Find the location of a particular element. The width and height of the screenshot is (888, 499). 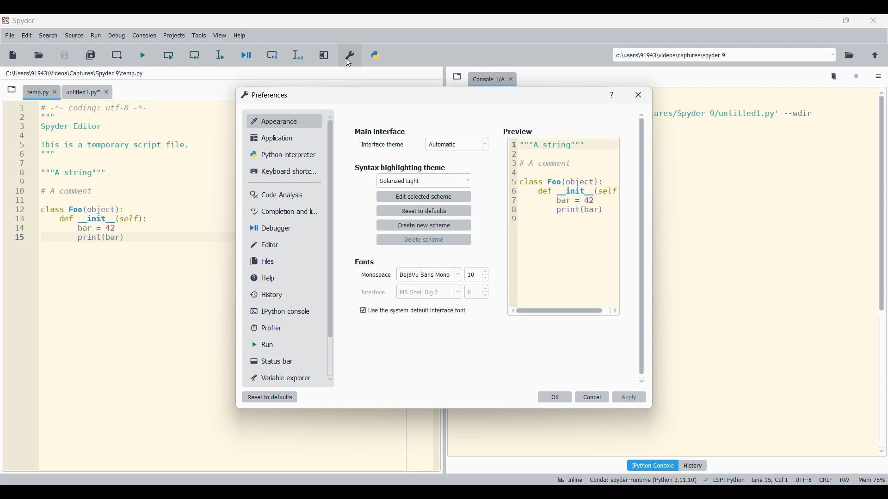

Source menu is located at coordinates (74, 36).